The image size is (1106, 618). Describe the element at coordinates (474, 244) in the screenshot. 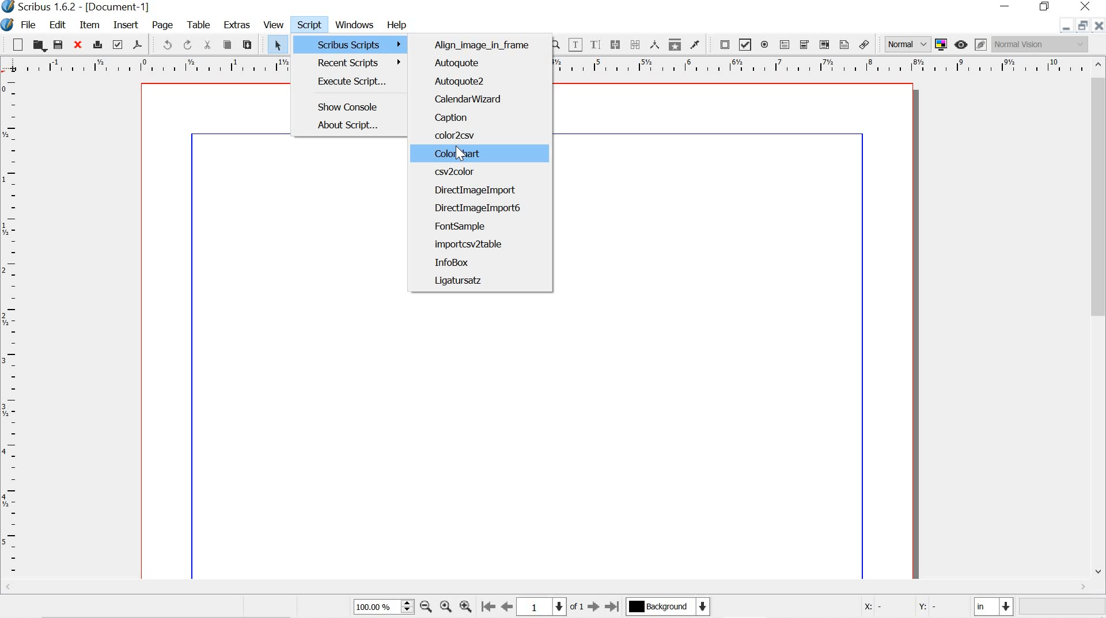

I see `importcsv2table` at that location.